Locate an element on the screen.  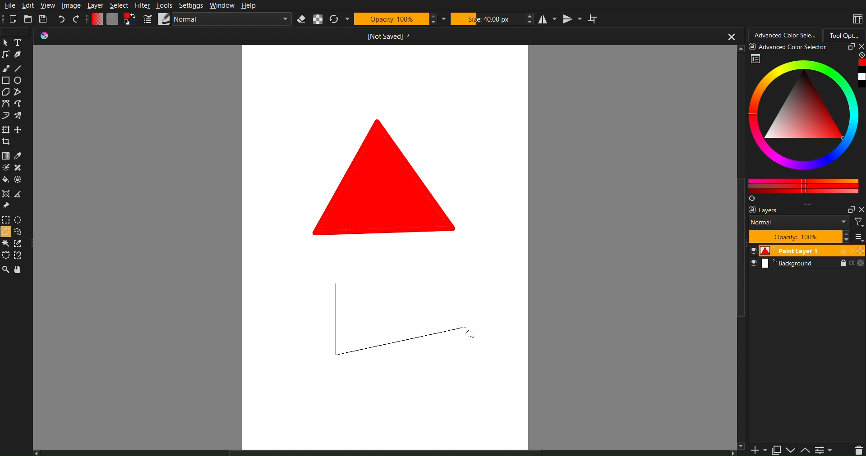
Line Structure is located at coordinates (396, 322).